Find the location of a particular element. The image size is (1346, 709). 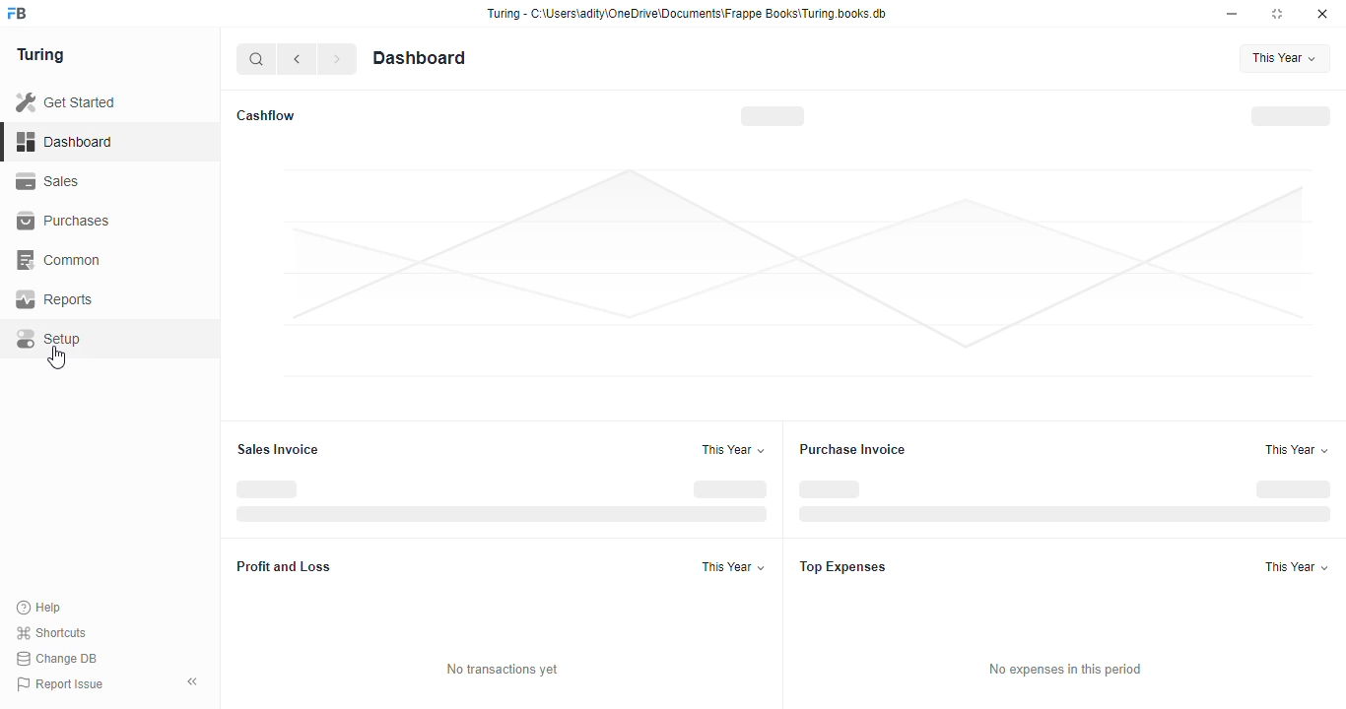

Turing is located at coordinates (46, 55).